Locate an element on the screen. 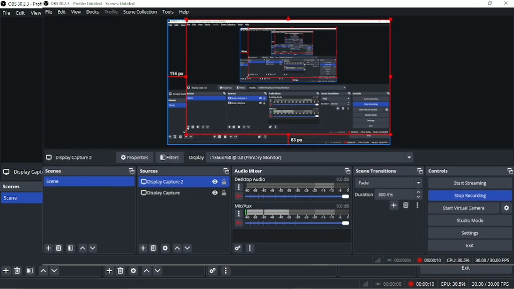  stepper buttons is located at coordinates (419, 194).